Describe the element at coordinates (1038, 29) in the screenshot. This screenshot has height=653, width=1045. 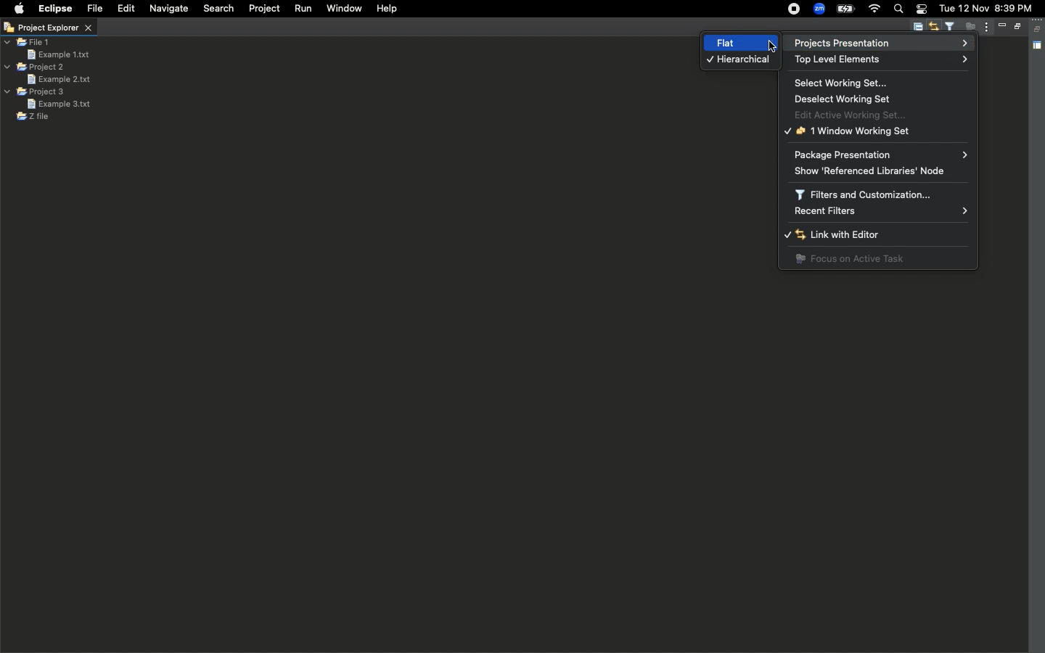
I see `Collapse all` at that location.